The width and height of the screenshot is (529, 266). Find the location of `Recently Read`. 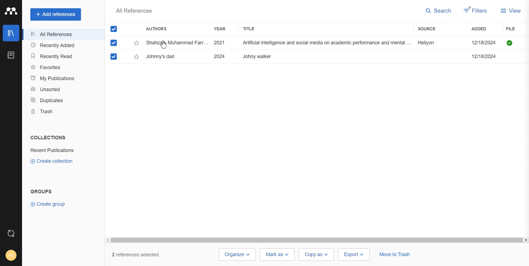

Recently Read is located at coordinates (62, 56).